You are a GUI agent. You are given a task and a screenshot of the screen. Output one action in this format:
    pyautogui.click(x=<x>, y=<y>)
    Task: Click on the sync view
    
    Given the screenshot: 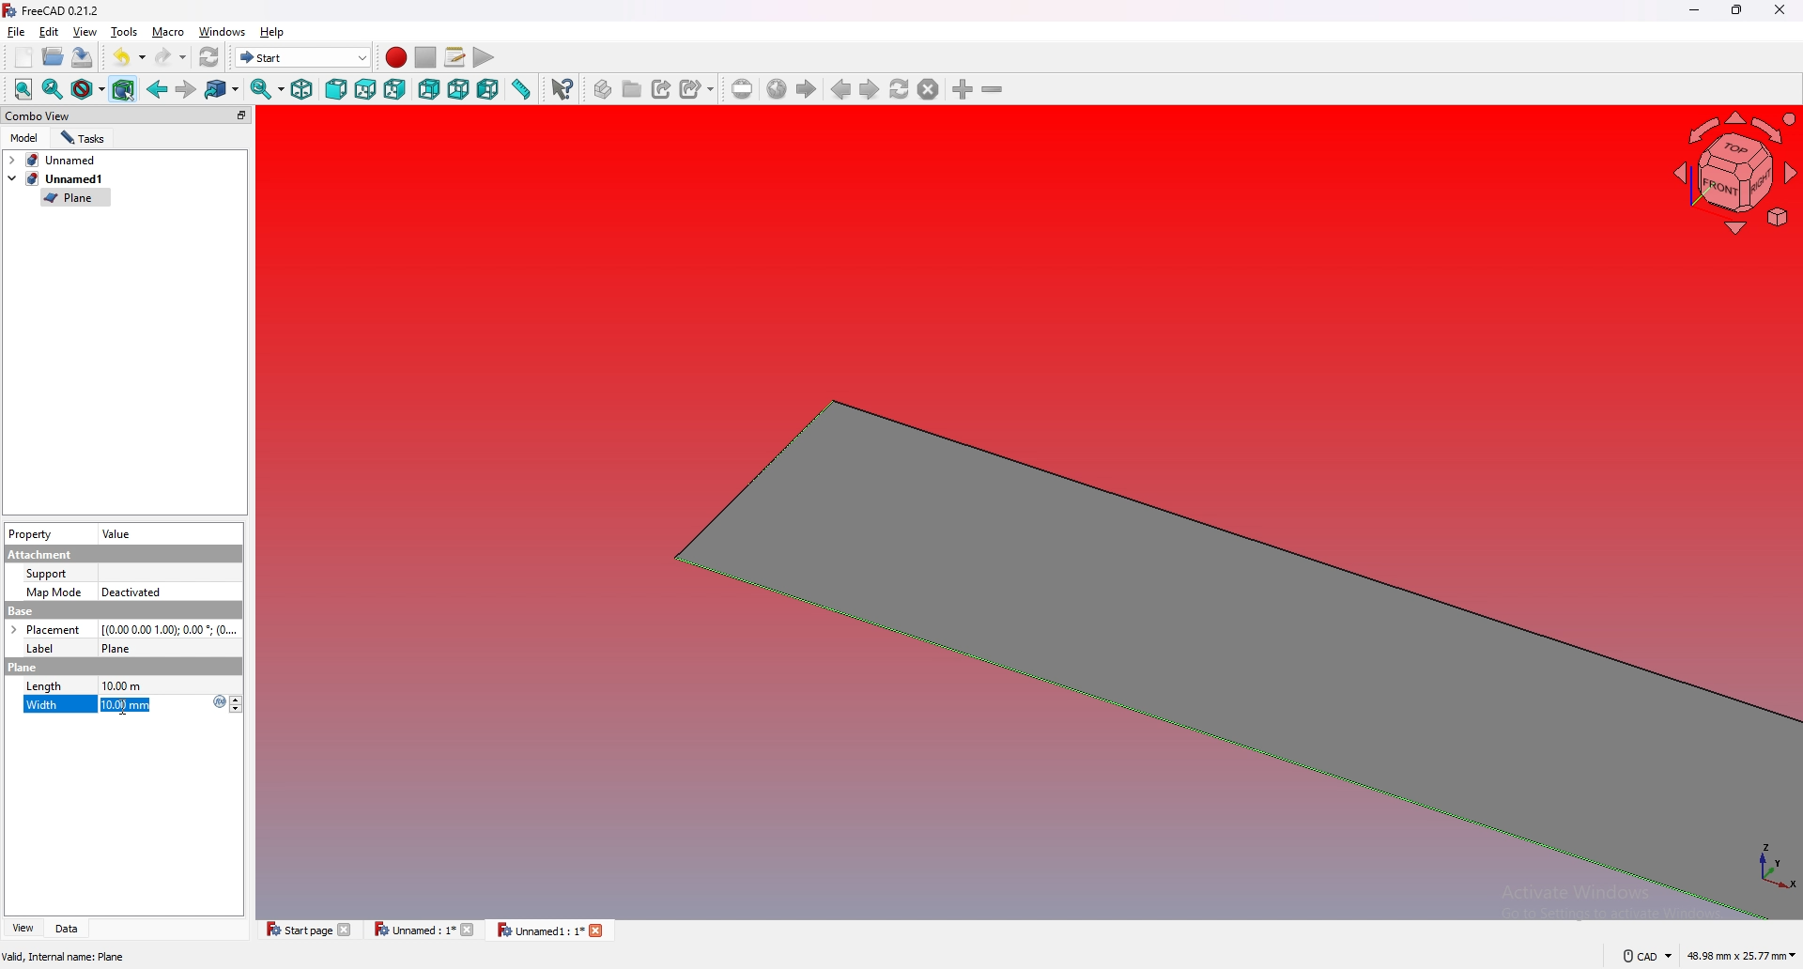 What is the action you would take?
    pyautogui.click(x=267, y=88)
    